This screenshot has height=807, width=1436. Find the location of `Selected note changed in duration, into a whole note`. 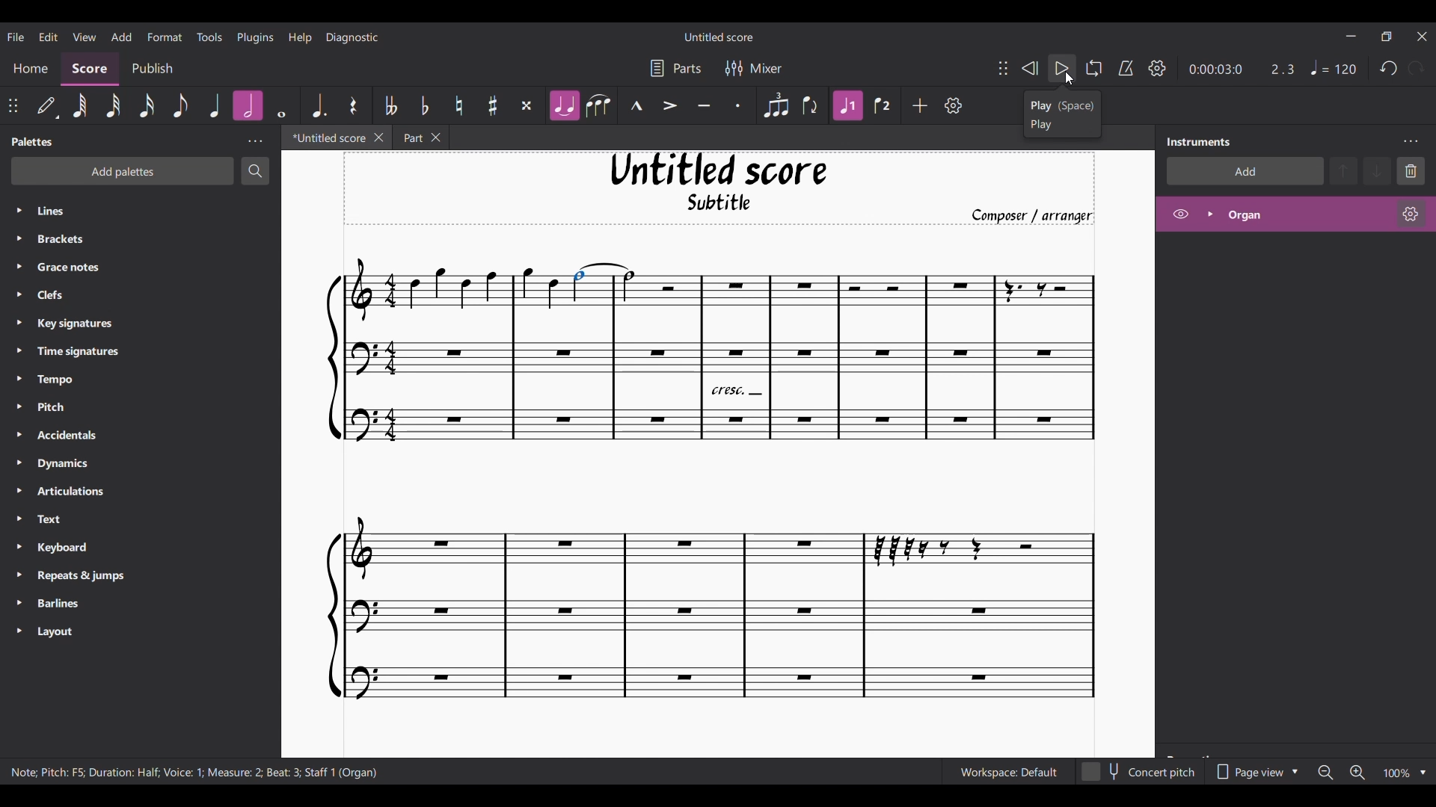

Selected note changed in duration, into a whole note is located at coordinates (603, 282).